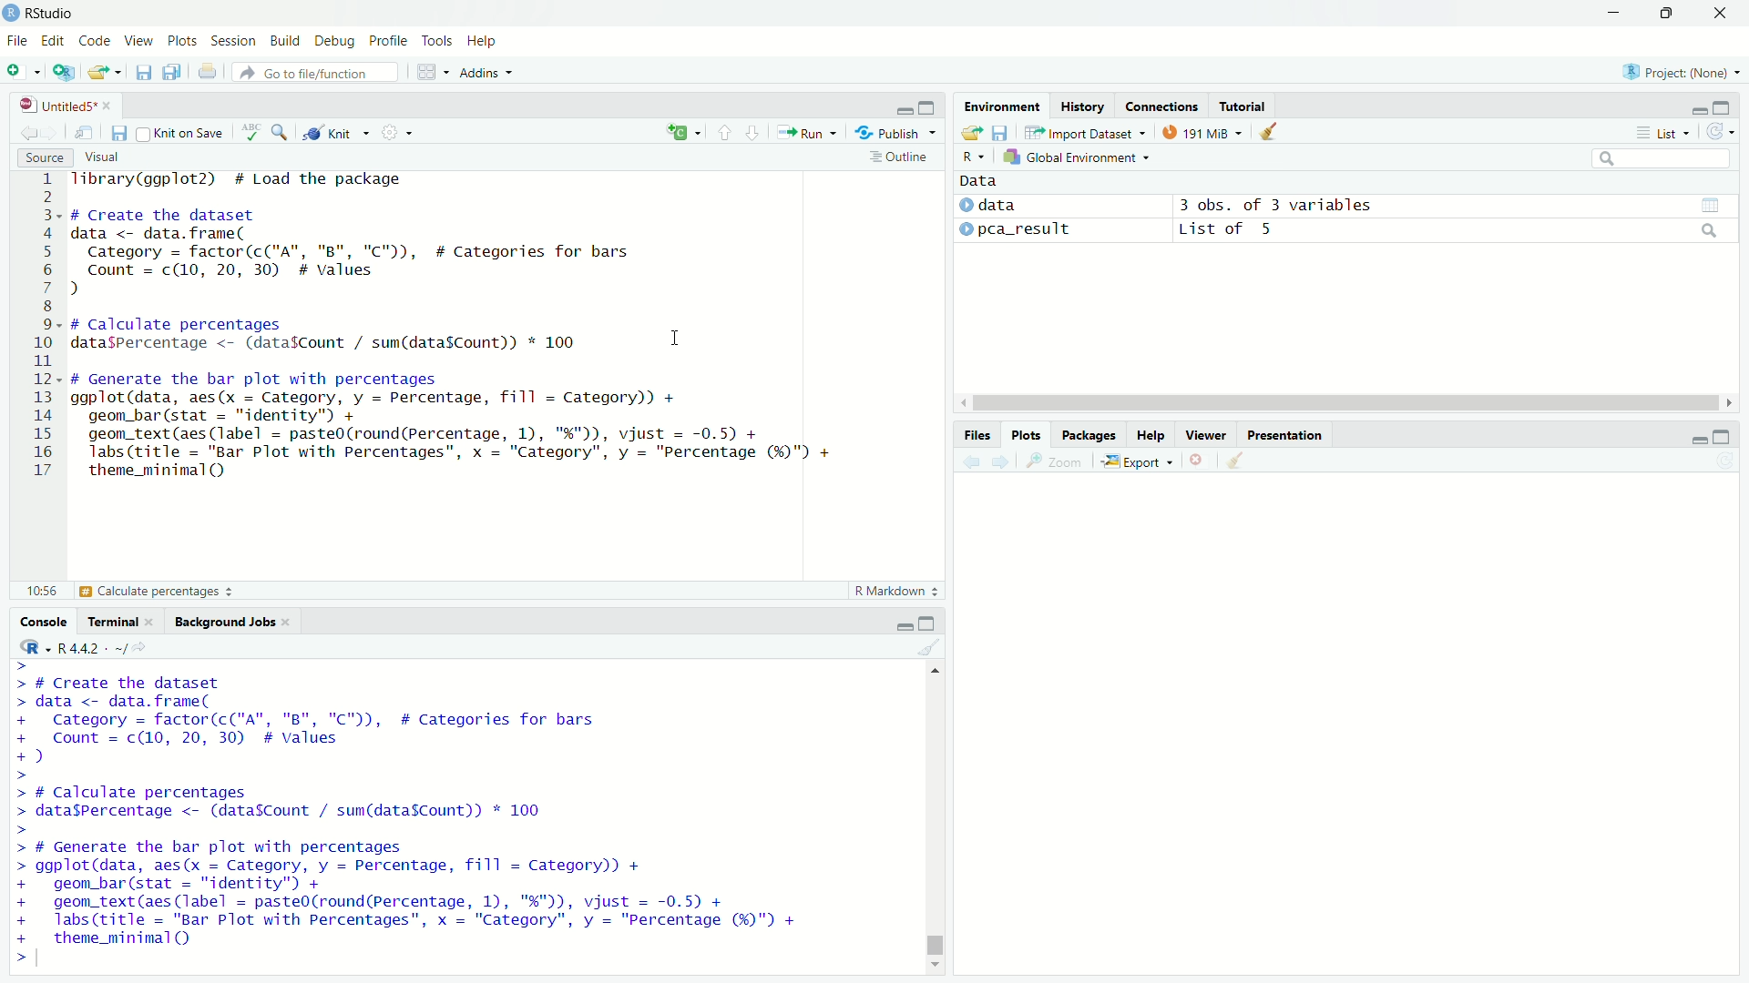 The image size is (1749, 983). What do you see at coordinates (970, 133) in the screenshot?
I see `load workspace` at bounding box center [970, 133].